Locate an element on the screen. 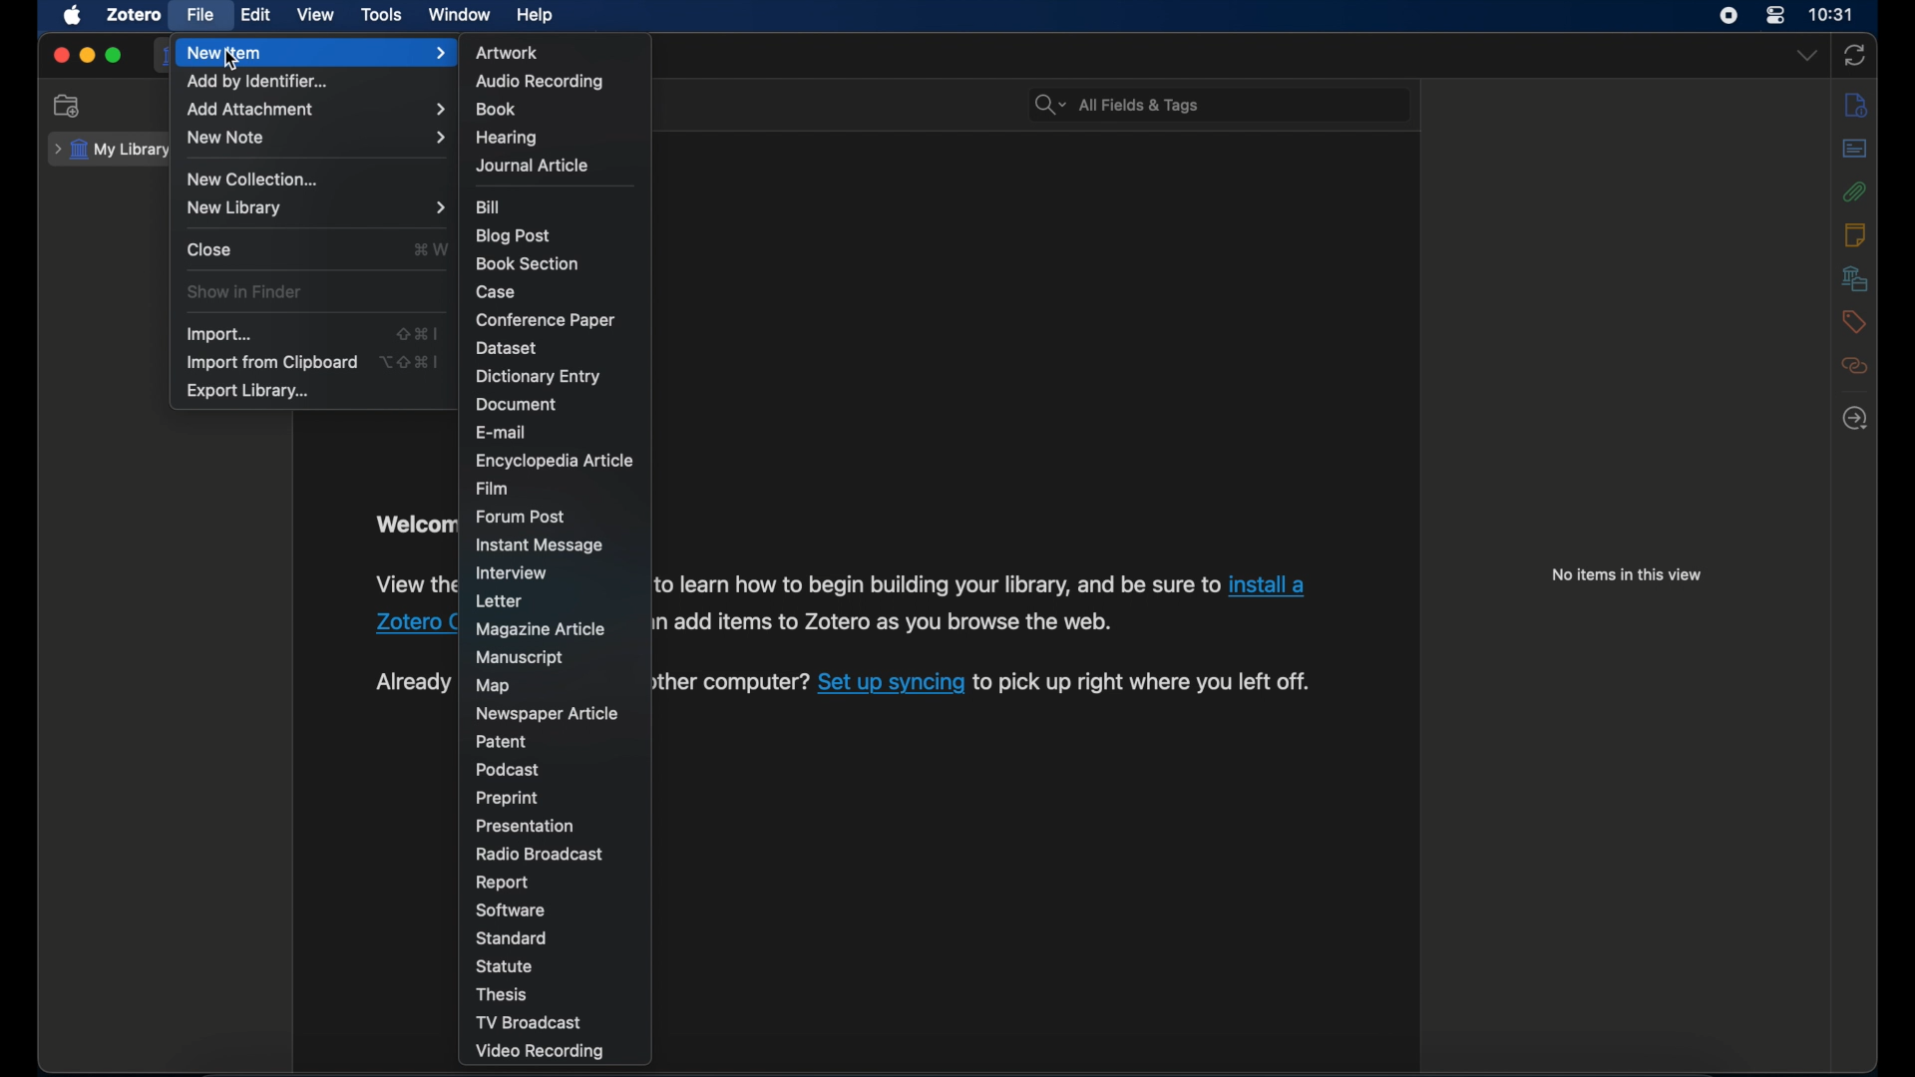  hearing is located at coordinates (505, 138).